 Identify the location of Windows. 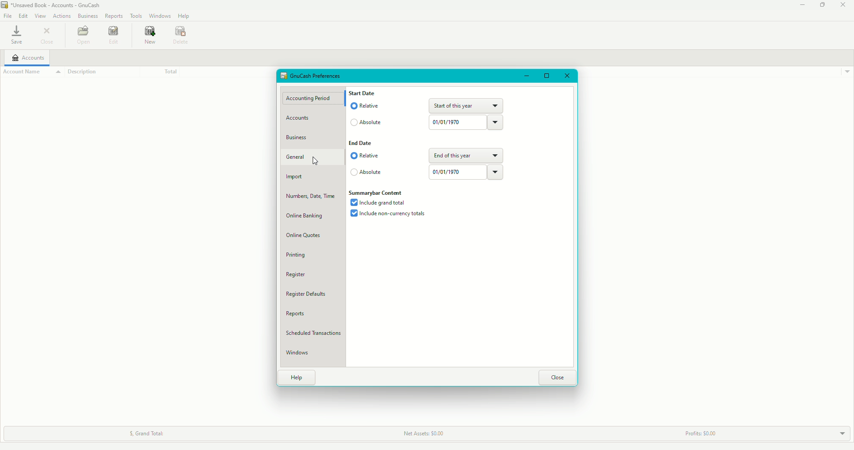
(298, 353).